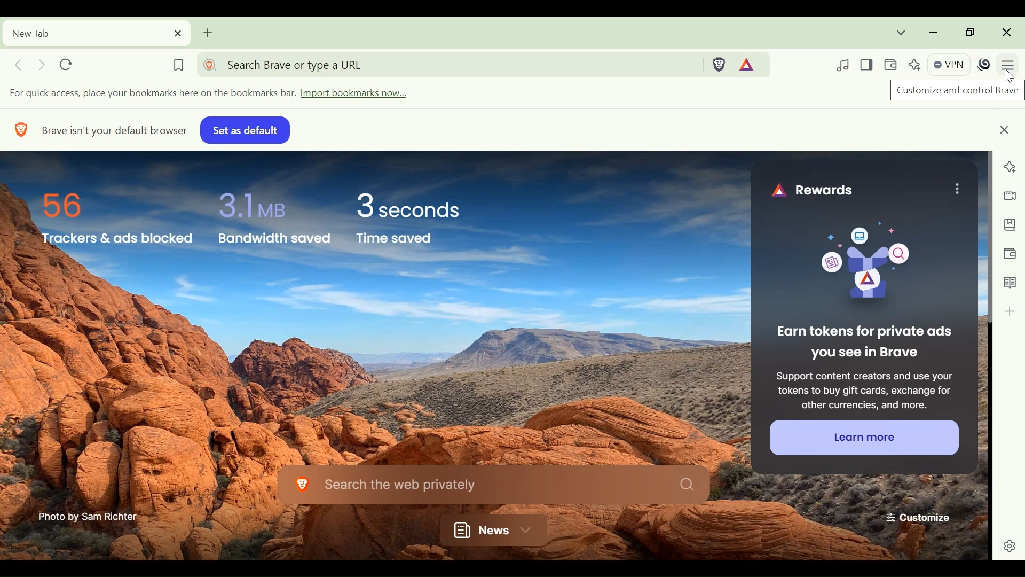 This screenshot has width=1025, height=577. What do you see at coordinates (409, 240) in the screenshot?
I see `Time saved` at bounding box center [409, 240].